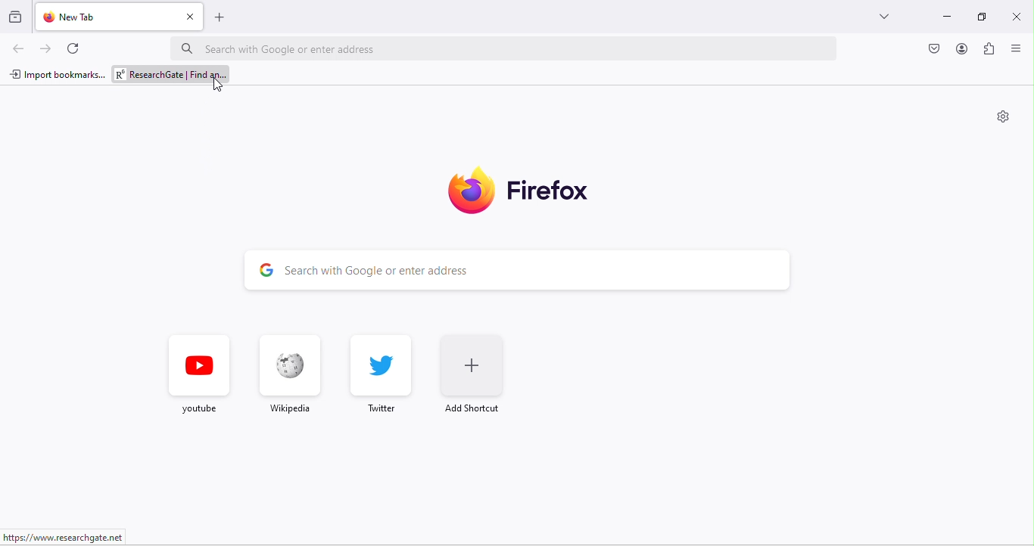  I want to click on cursor, so click(220, 85).